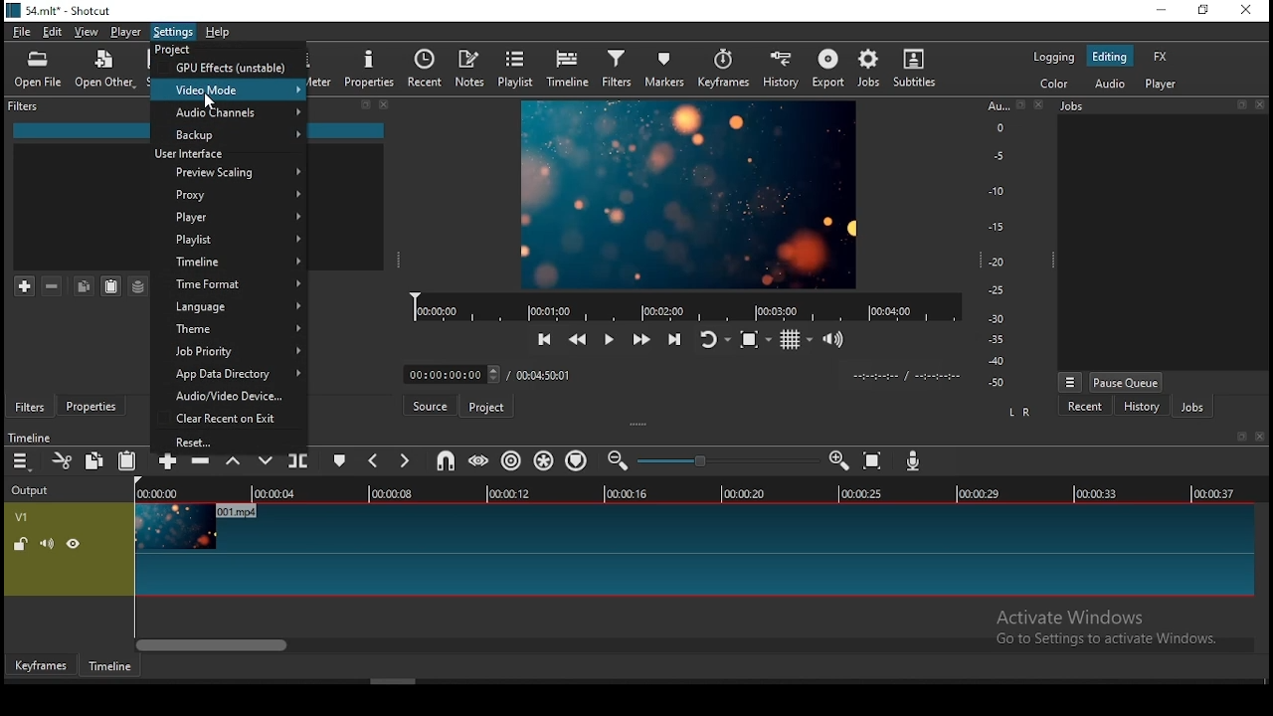  Describe the element at coordinates (542, 377) in the screenshot. I see `total time` at that location.